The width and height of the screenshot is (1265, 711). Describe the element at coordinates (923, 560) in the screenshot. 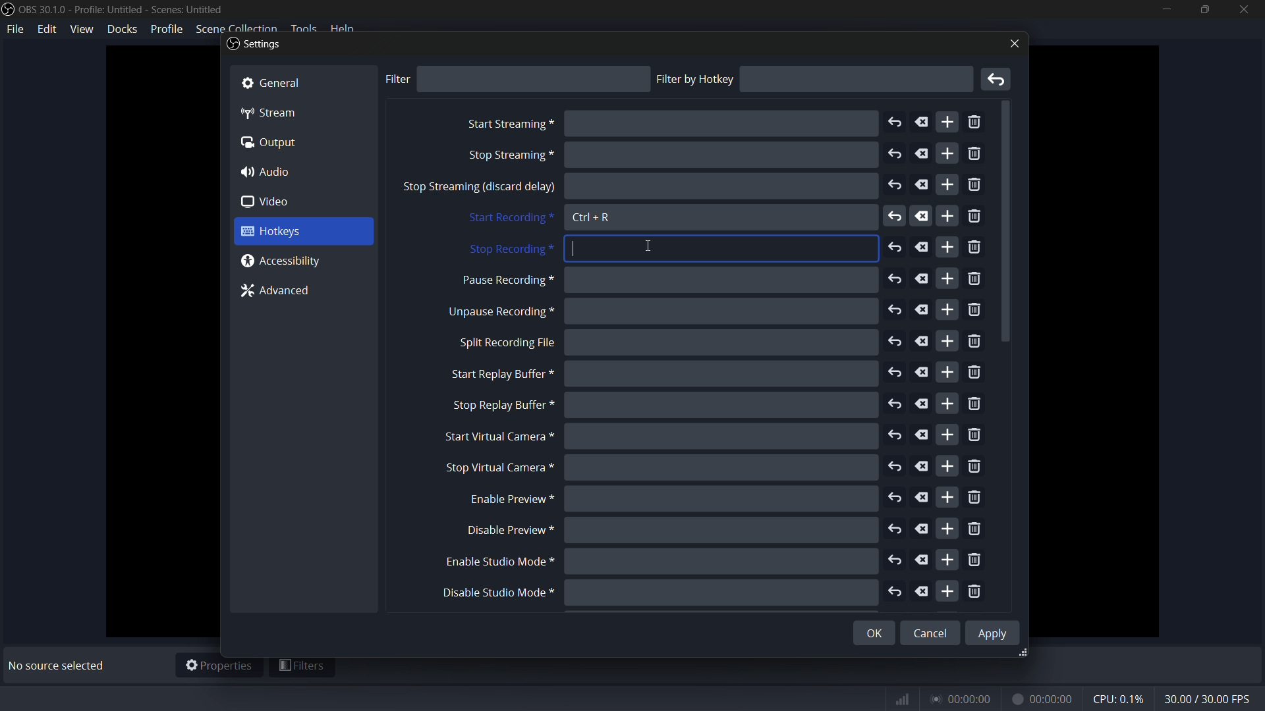

I see `delete` at that location.